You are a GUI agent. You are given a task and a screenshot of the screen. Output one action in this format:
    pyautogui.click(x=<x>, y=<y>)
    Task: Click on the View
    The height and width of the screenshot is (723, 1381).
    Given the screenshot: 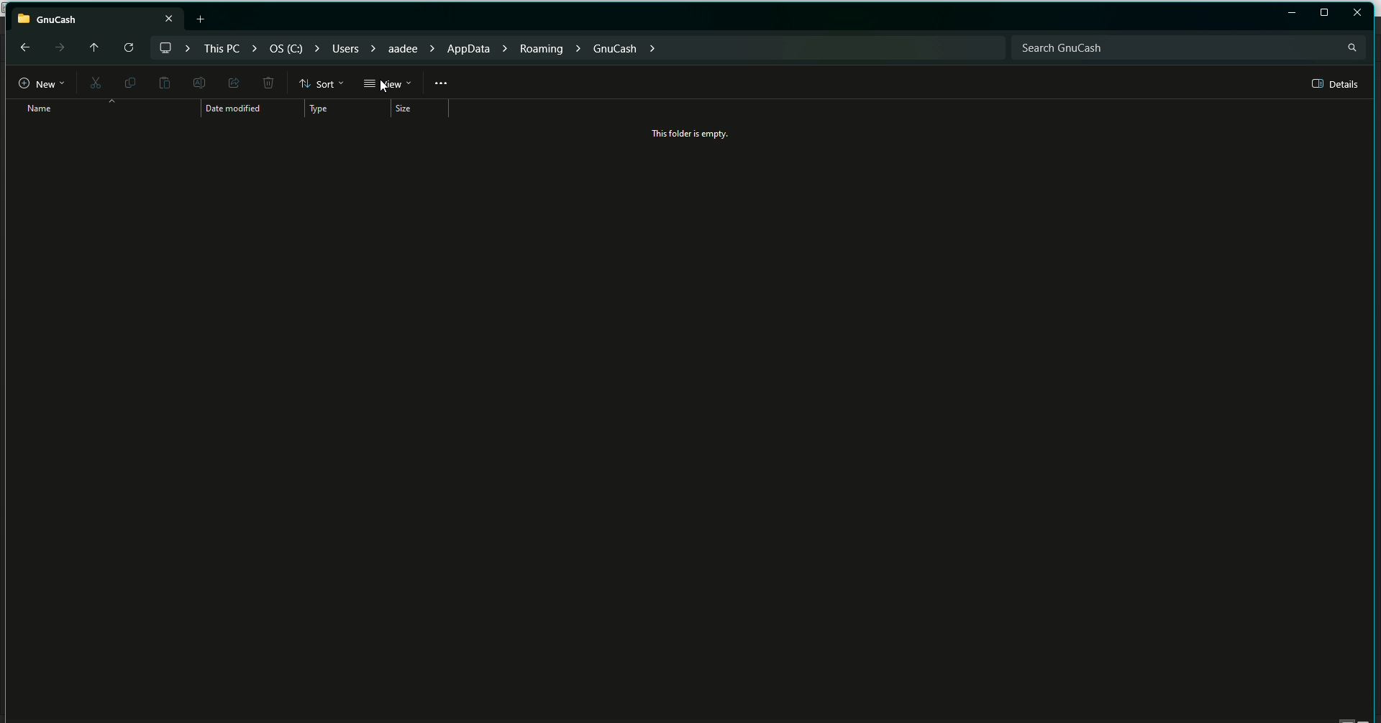 What is the action you would take?
    pyautogui.click(x=387, y=84)
    